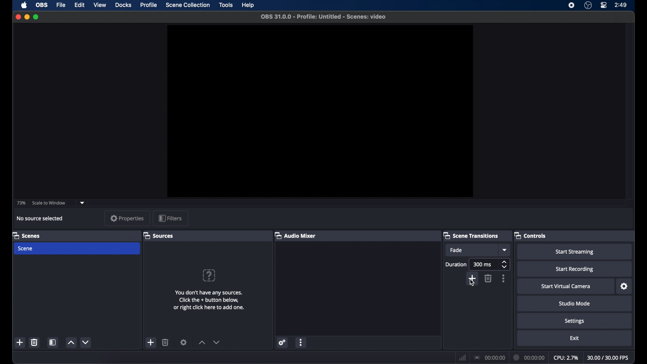  Describe the element at coordinates (18, 17) in the screenshot. I see `close` at that location.